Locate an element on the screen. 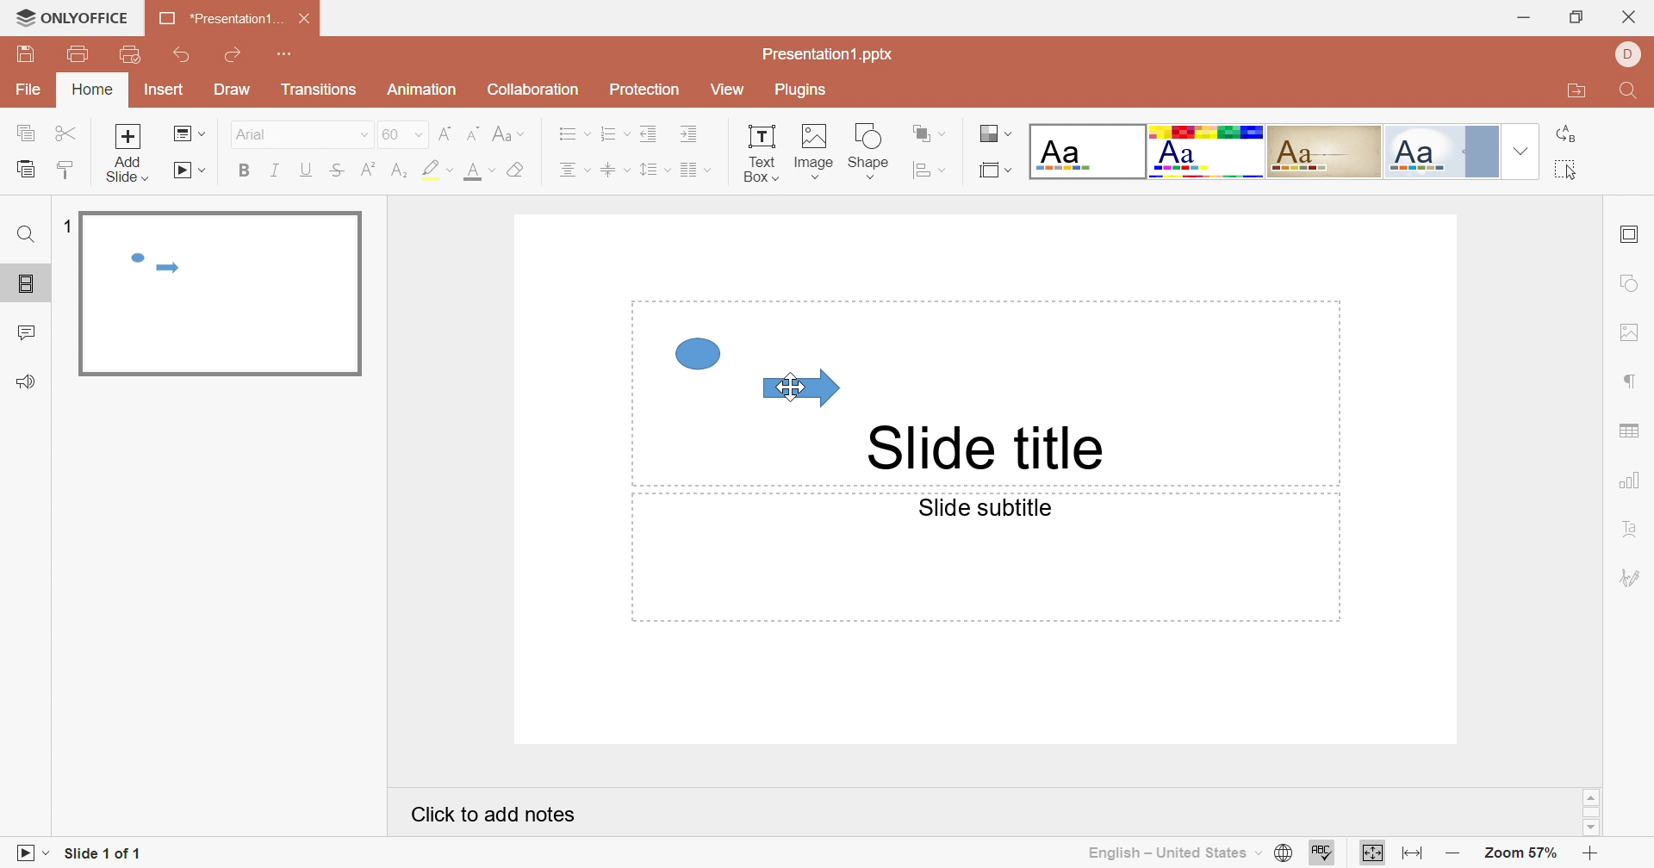 This screenshot has width=1654, height=868. Scroll Down is located at coordinates (1593, 828).